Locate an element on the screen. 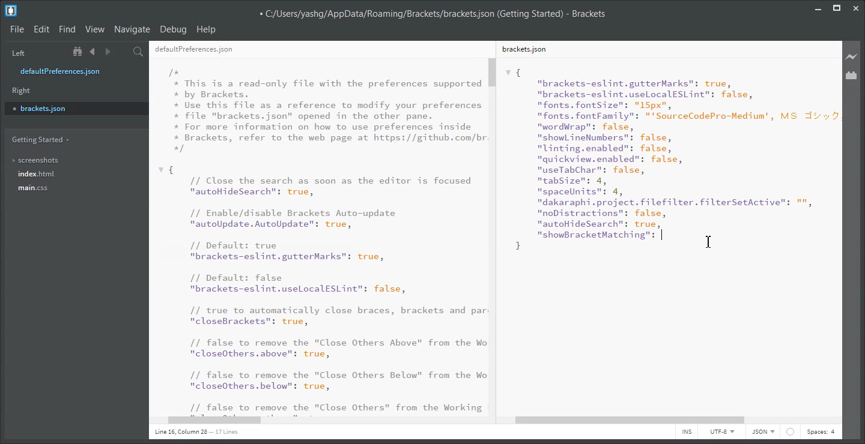 The height and width of the screenshot is (444, 865). main.css is located at coordinates (35, 188).